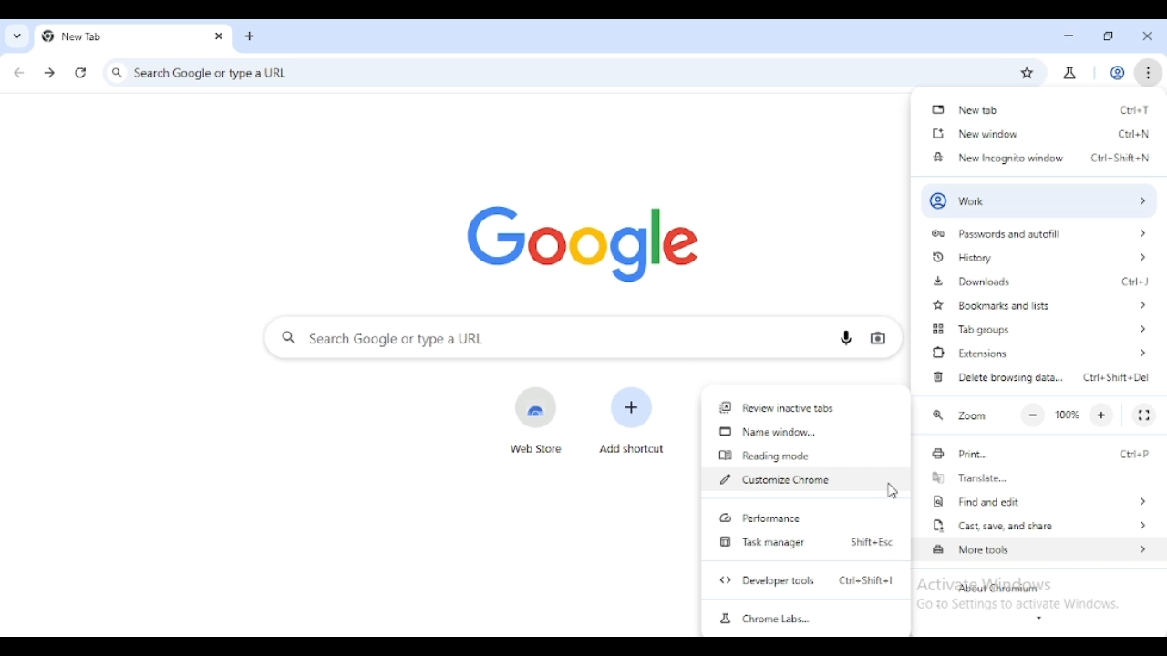 This screenshot has width=1167, height=656. What do you see at coordinates (775, 406) in the screenshot?
I see `review inactive tabs` at bounding box center [775, 406].